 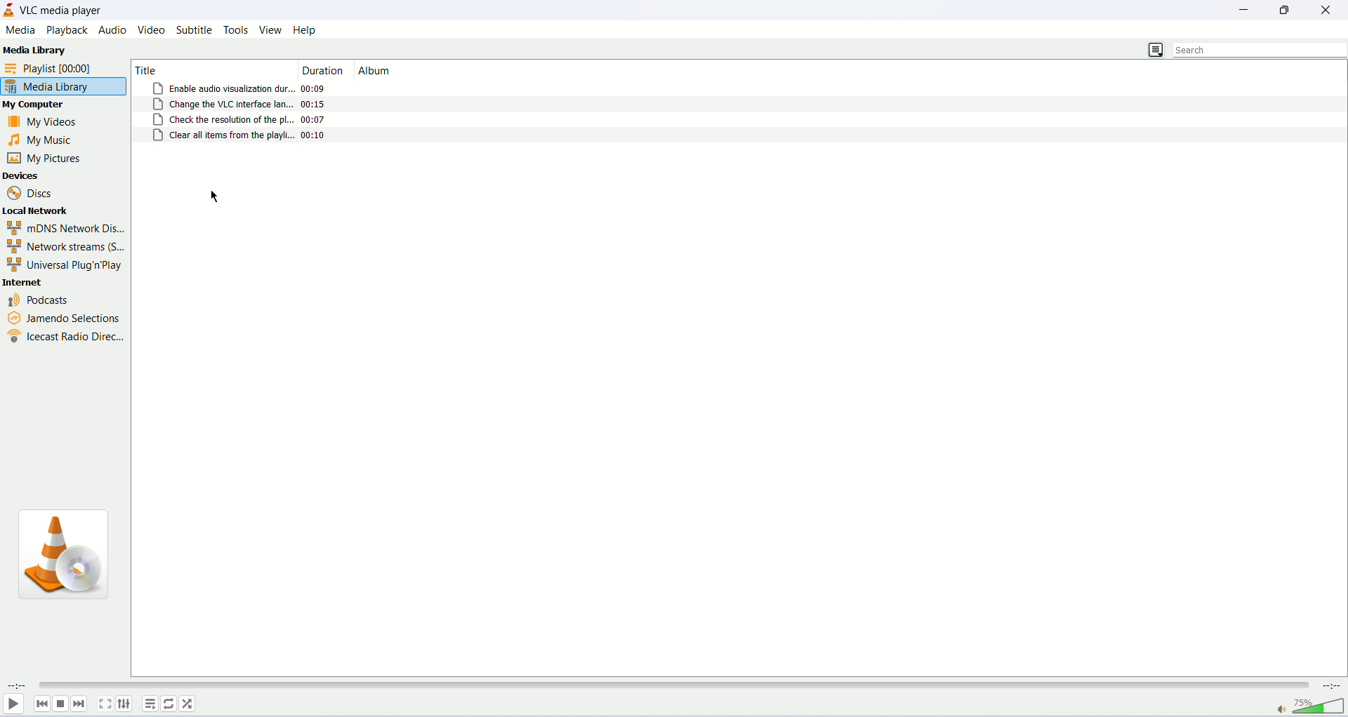 What do you see at coordinates (270, 29) in the screenshot?
I see `view` at bounding box center [270, 29].